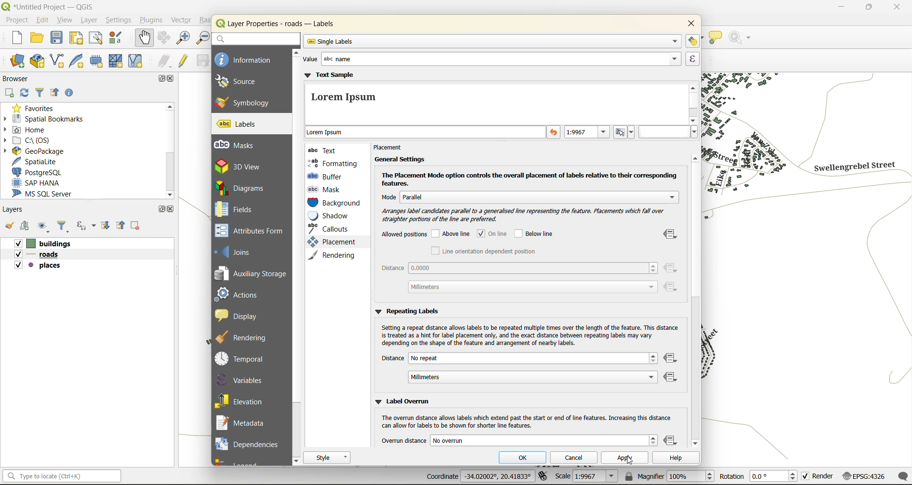 The image size is (912, 485). I want to click on 3d view, so click(246, 166).